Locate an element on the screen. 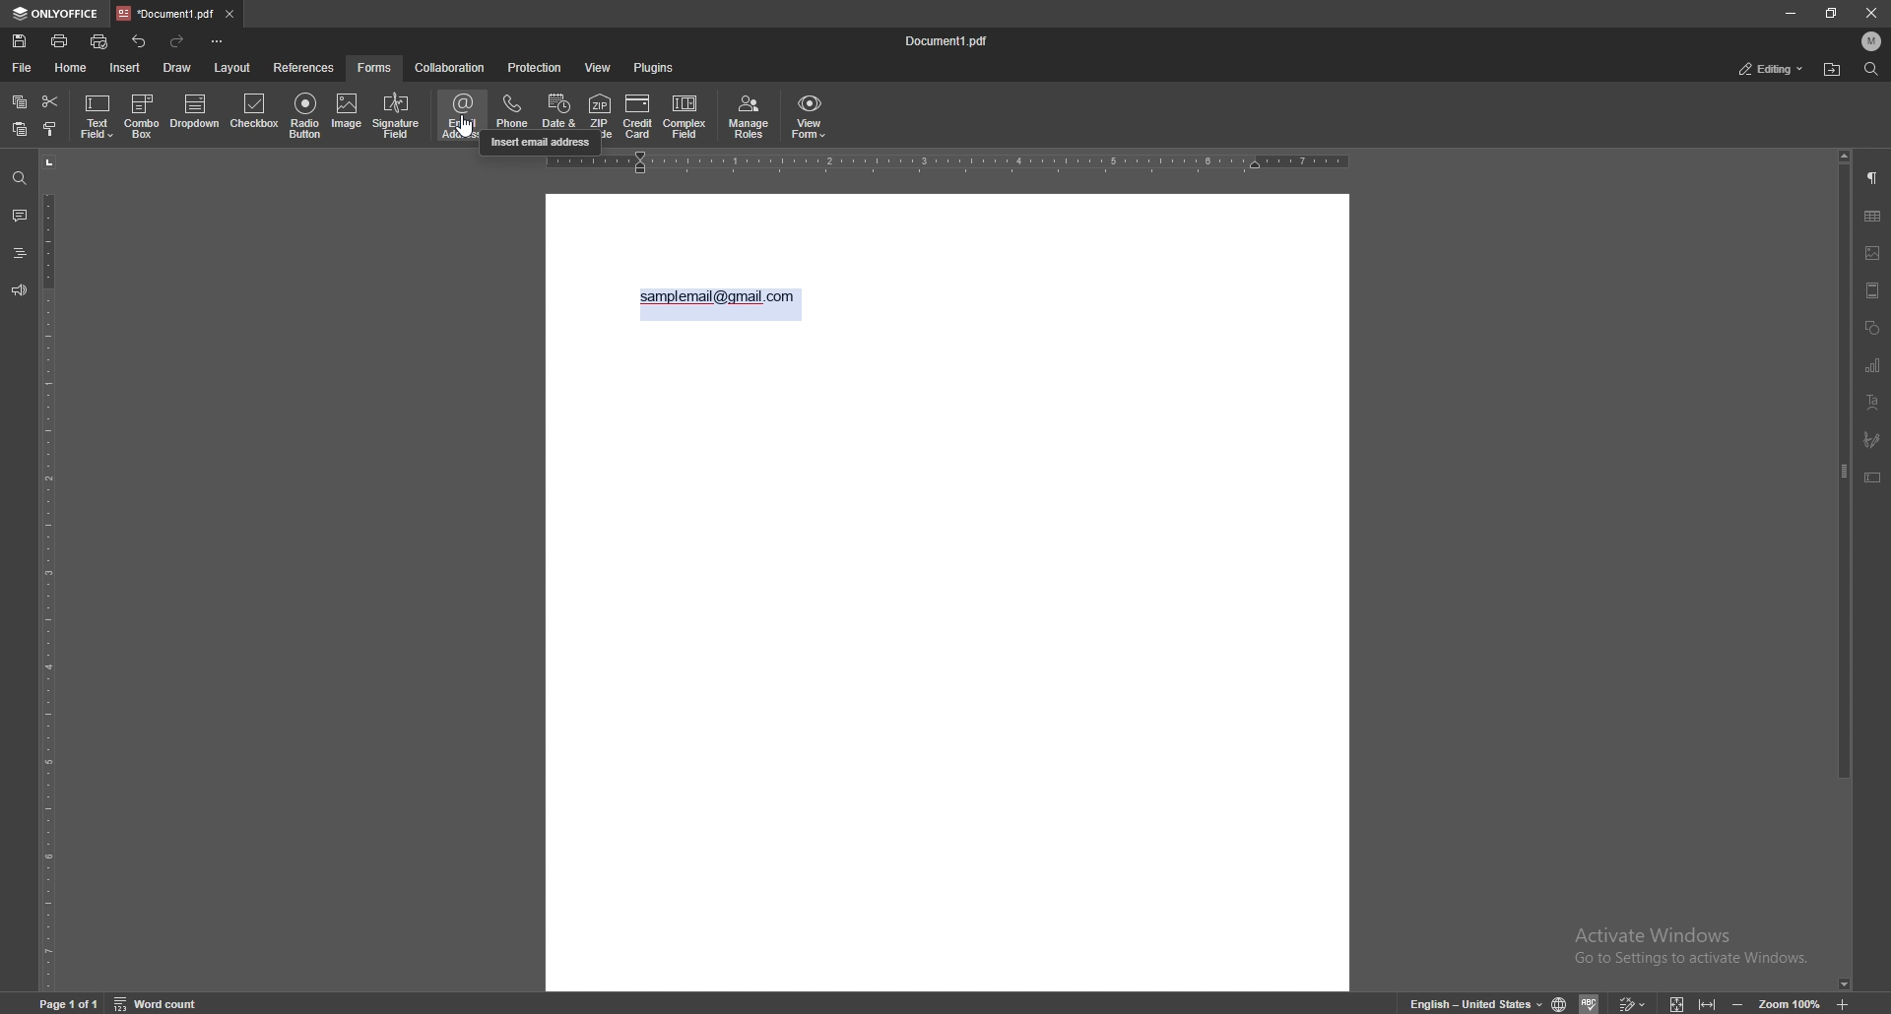 The image size is (1891, 1014). cursor description is located at coordinates (540, 146).